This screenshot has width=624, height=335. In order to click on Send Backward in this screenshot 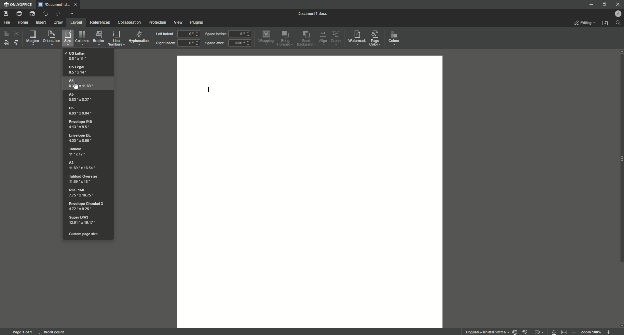, I will do `click(305, 38)`.